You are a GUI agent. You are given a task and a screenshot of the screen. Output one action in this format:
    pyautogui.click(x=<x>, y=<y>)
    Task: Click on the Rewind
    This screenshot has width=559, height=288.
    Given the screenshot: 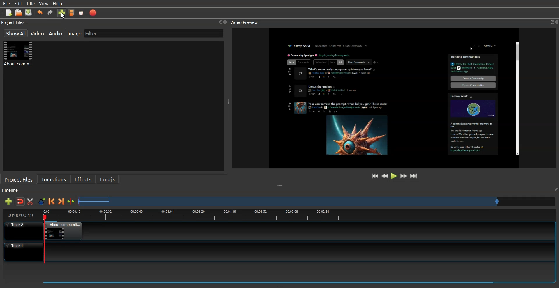 What is the action you would take?
    pyautogui.click(x=385, y=175)
    